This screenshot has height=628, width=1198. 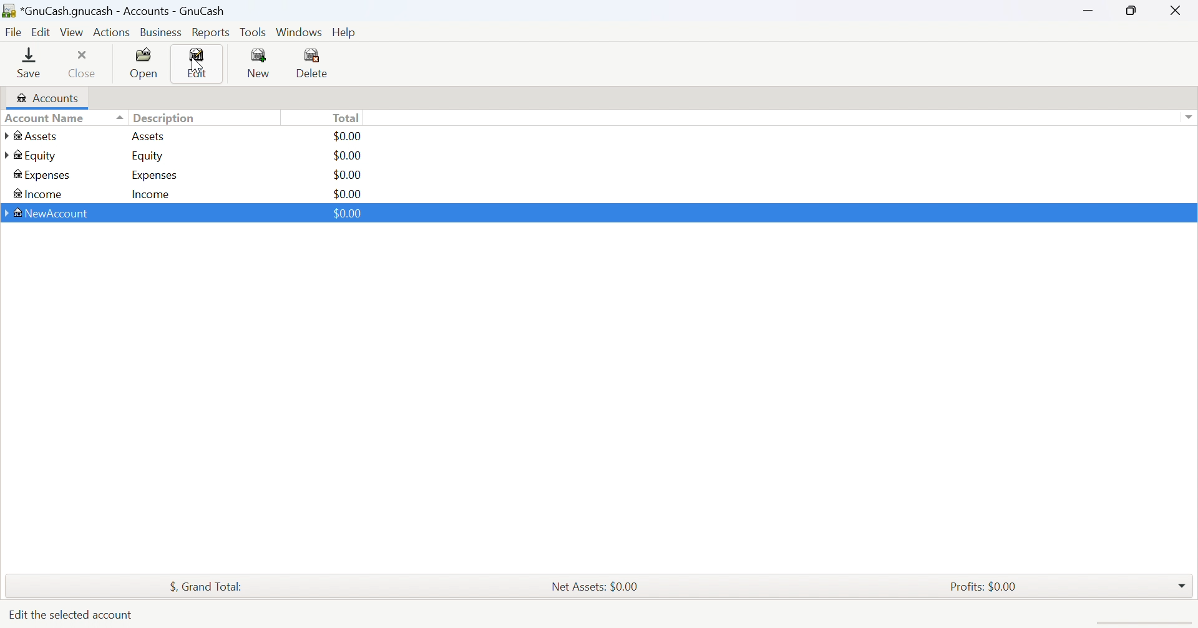 I want to click on File, so click(x=14, y=33).